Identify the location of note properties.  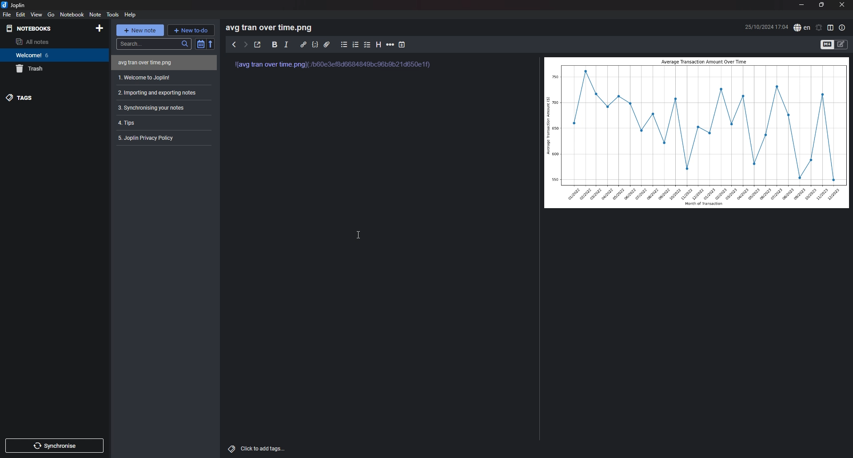
(842, 28).